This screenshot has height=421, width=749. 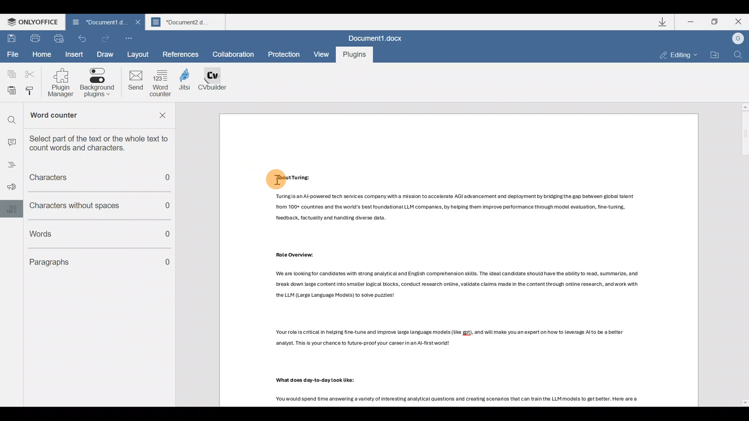 What do you see at coordinates (11, 140) in the screenshot?
I see `input` at bounding box center [11, 140].